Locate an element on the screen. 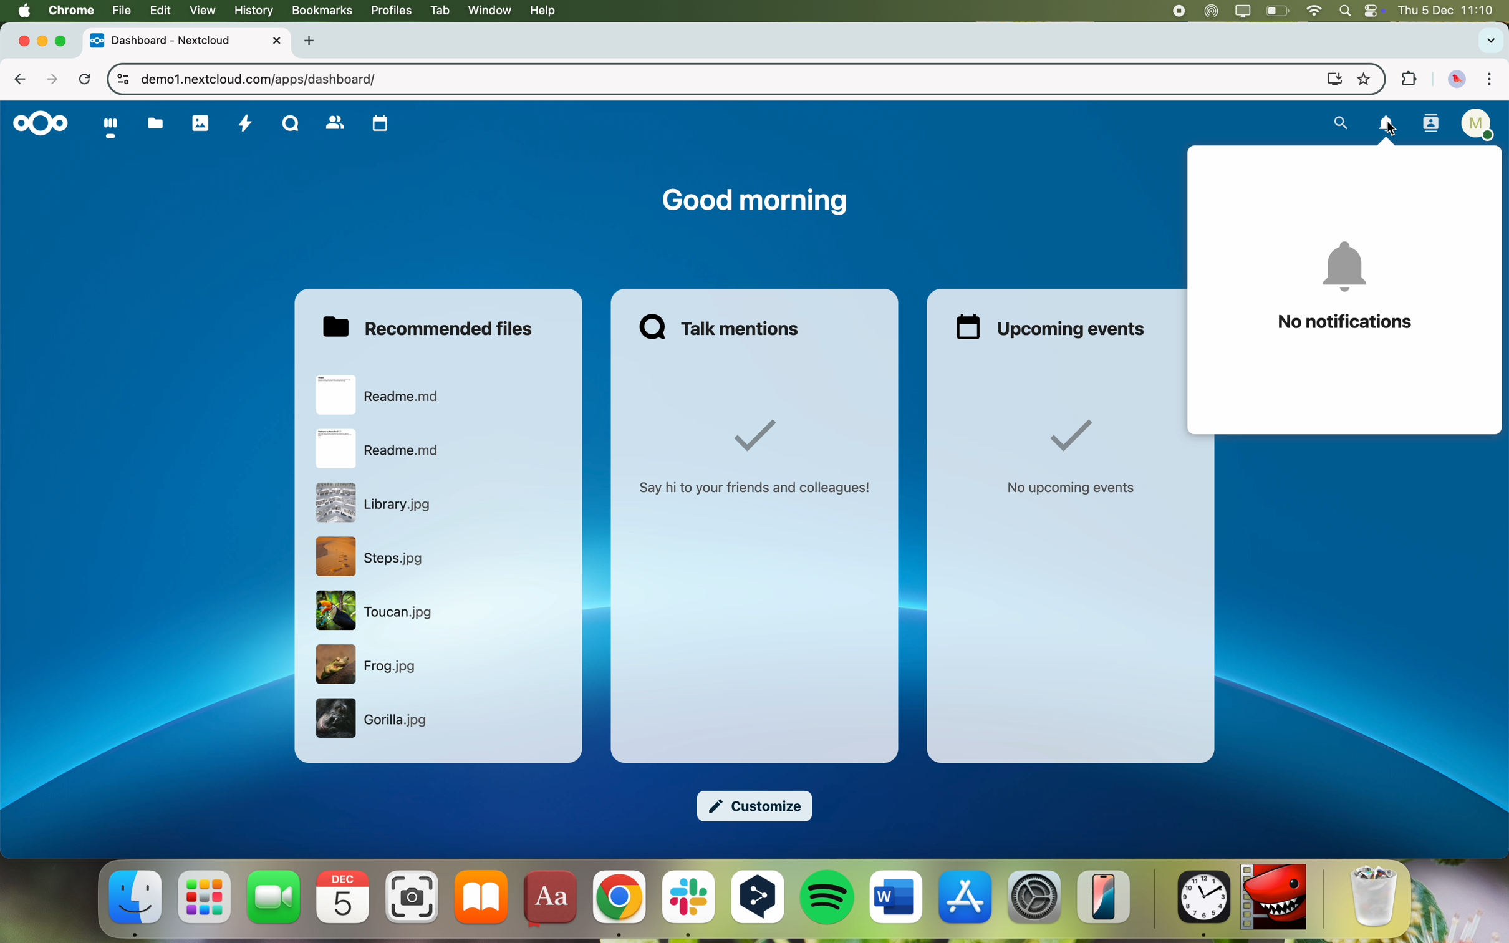 The image size is (1509, 943). cursor is located at coordinates (1394, 130).